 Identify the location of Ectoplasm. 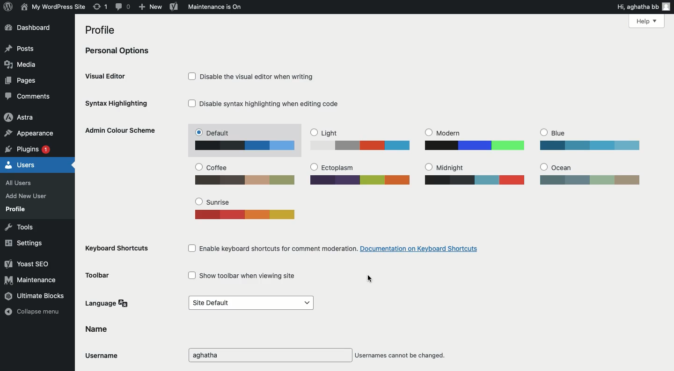
(360, 175).